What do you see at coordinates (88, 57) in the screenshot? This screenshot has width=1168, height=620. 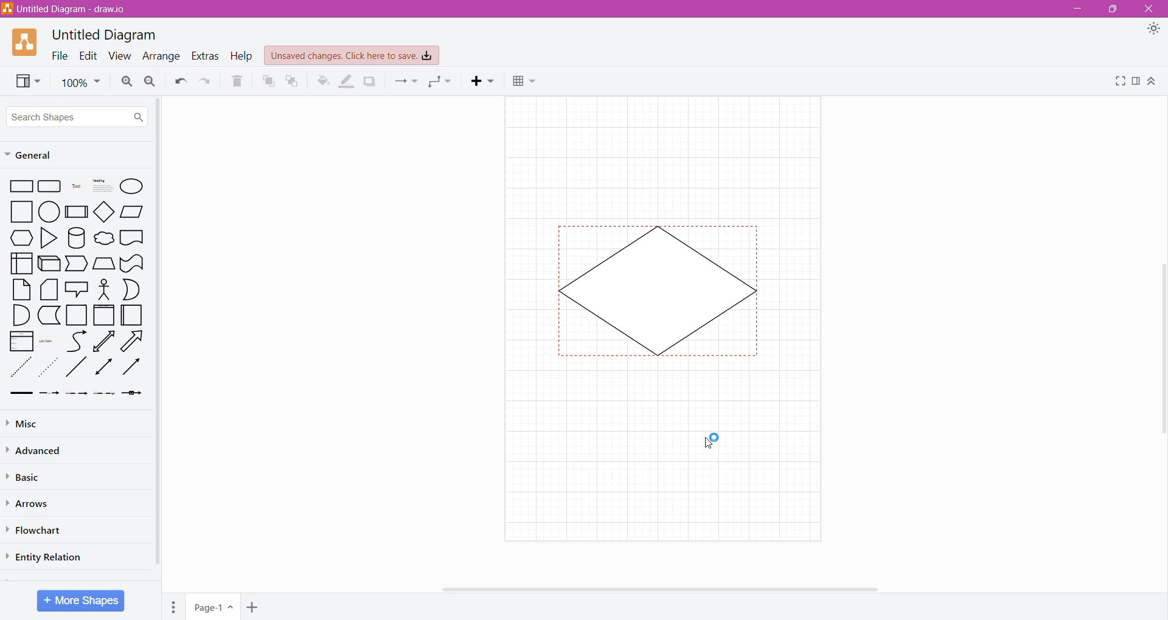 I see `Edit` at bounding box center [88, 57].